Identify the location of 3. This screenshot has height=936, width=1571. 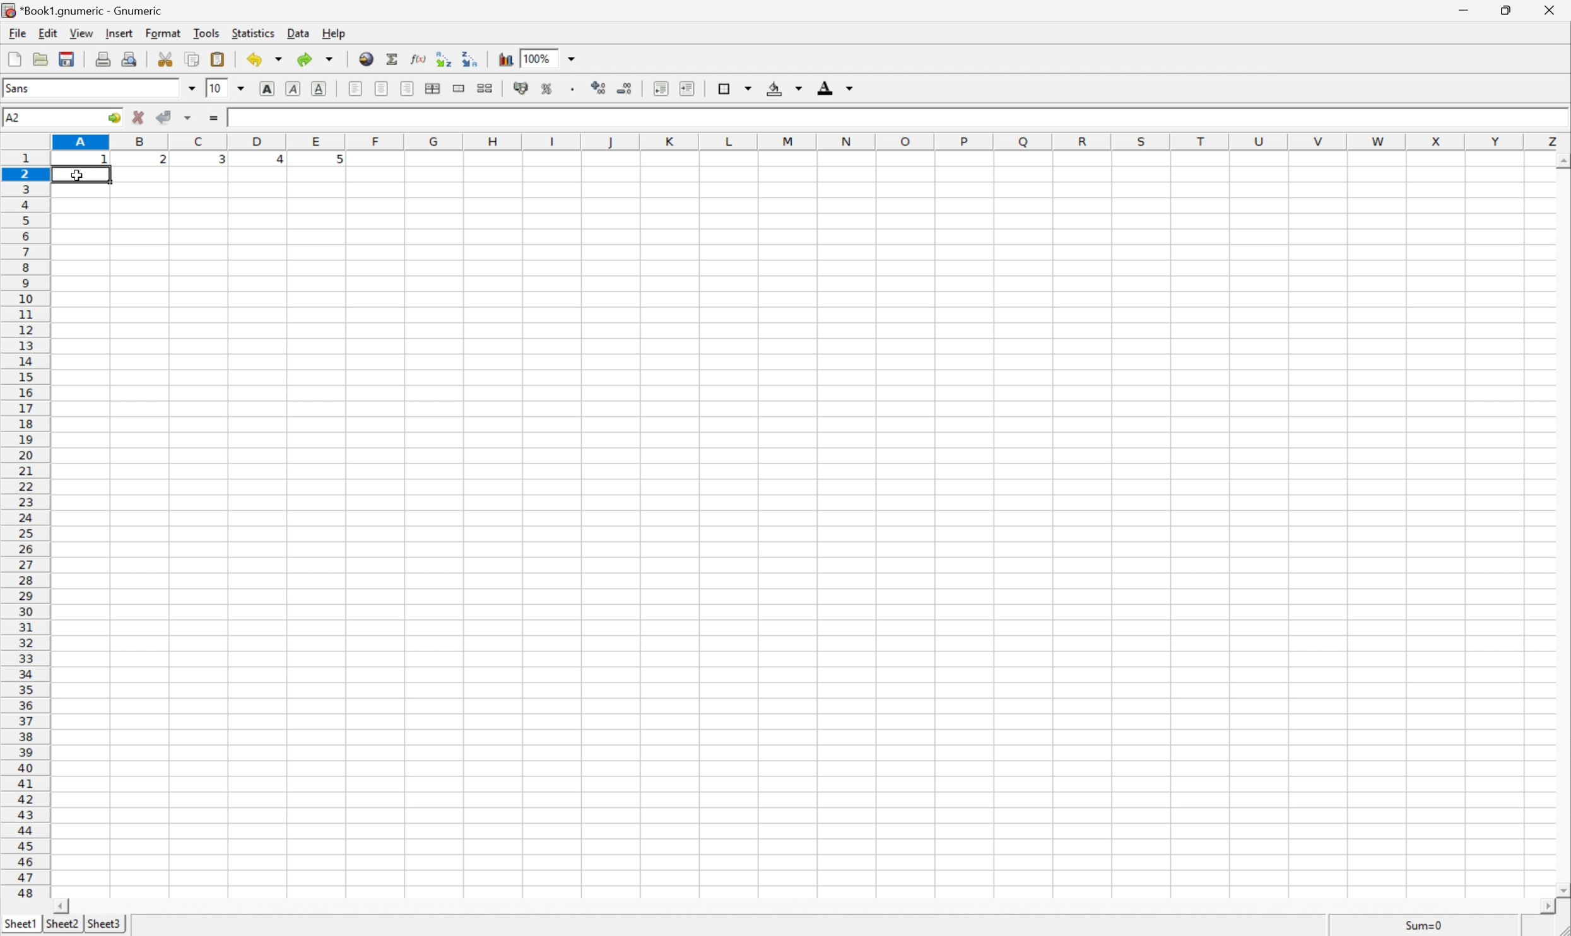
(221, 162).